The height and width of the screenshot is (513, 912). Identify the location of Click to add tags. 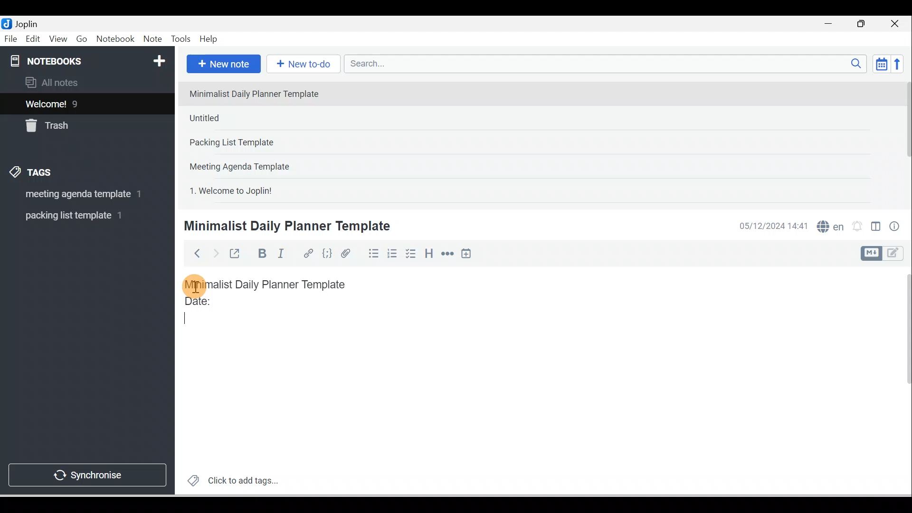
(229, 479).